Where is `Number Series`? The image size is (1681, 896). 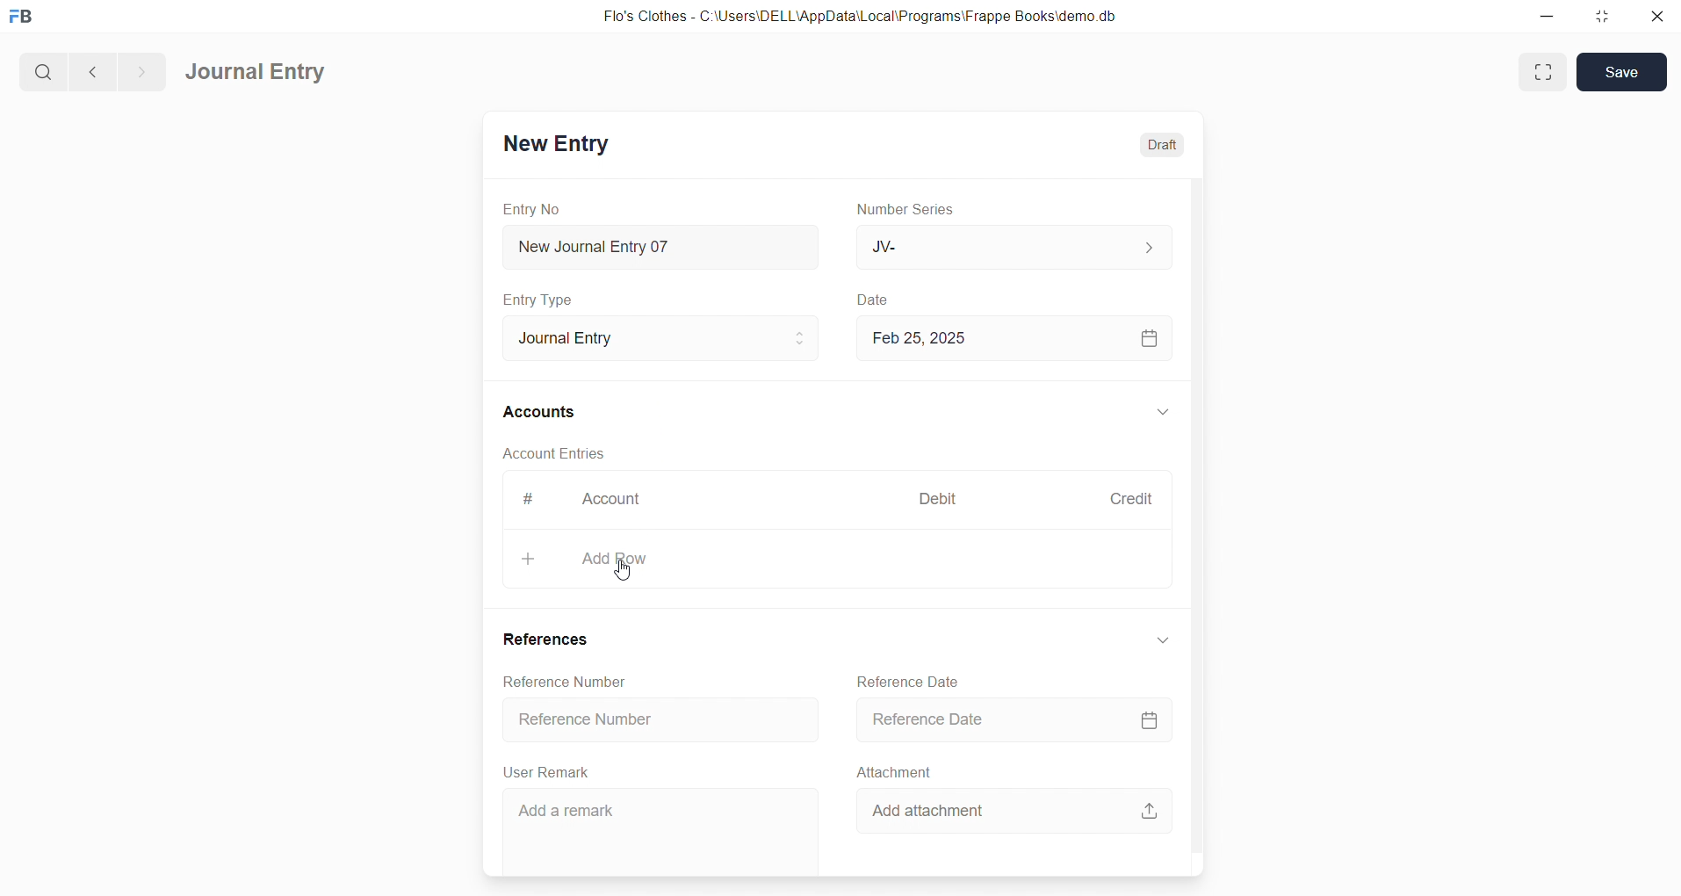 Number Series is located at coordinates (911, 210).